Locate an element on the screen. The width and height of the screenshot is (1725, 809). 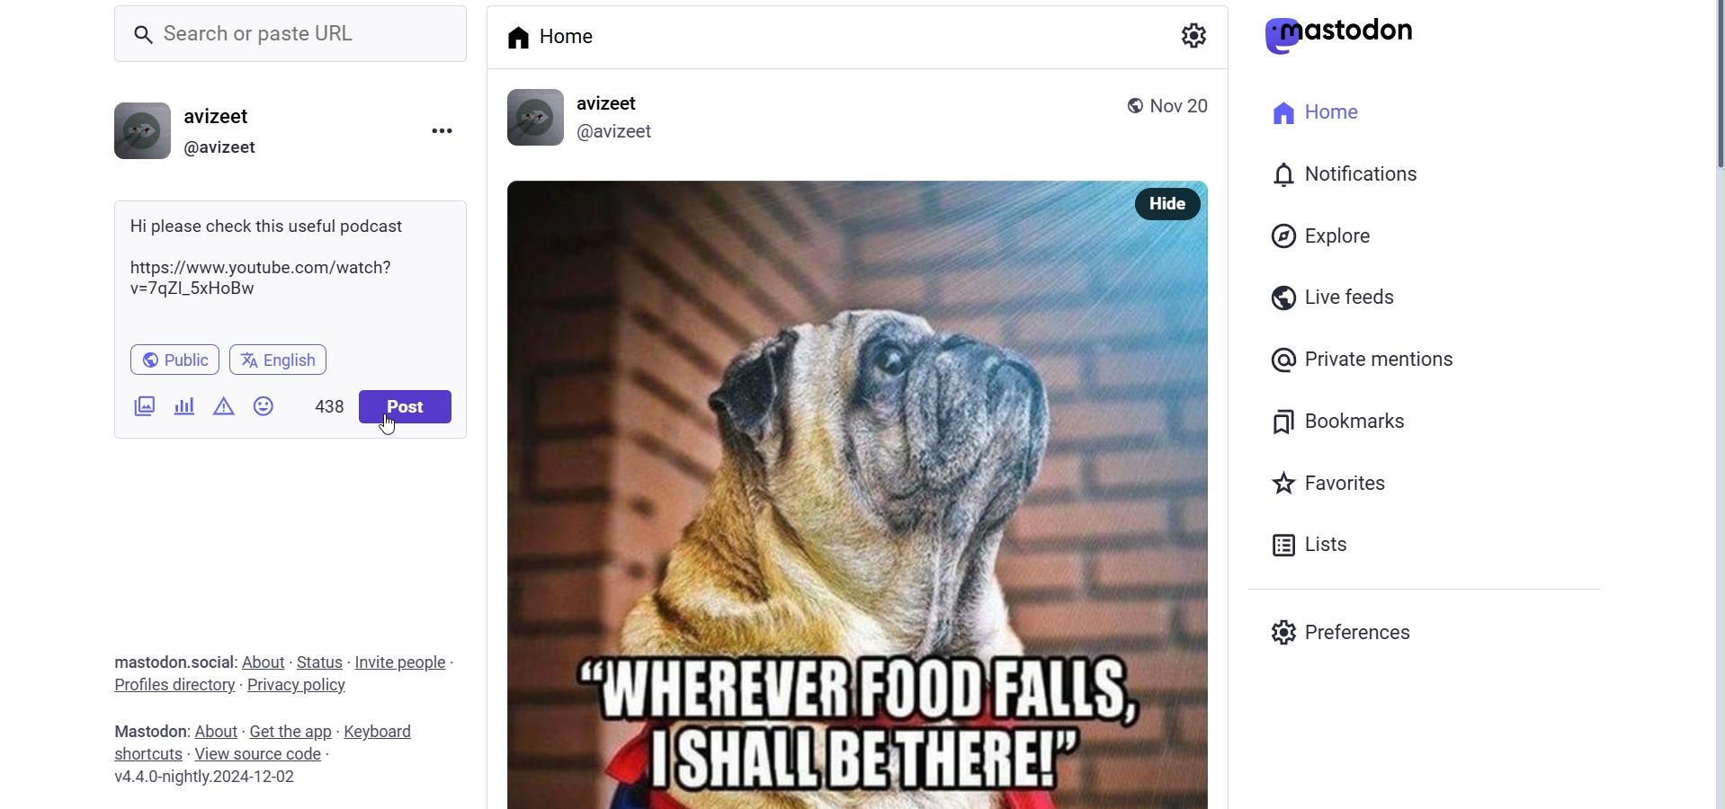
profile picture is located at coordinates (140, 132).